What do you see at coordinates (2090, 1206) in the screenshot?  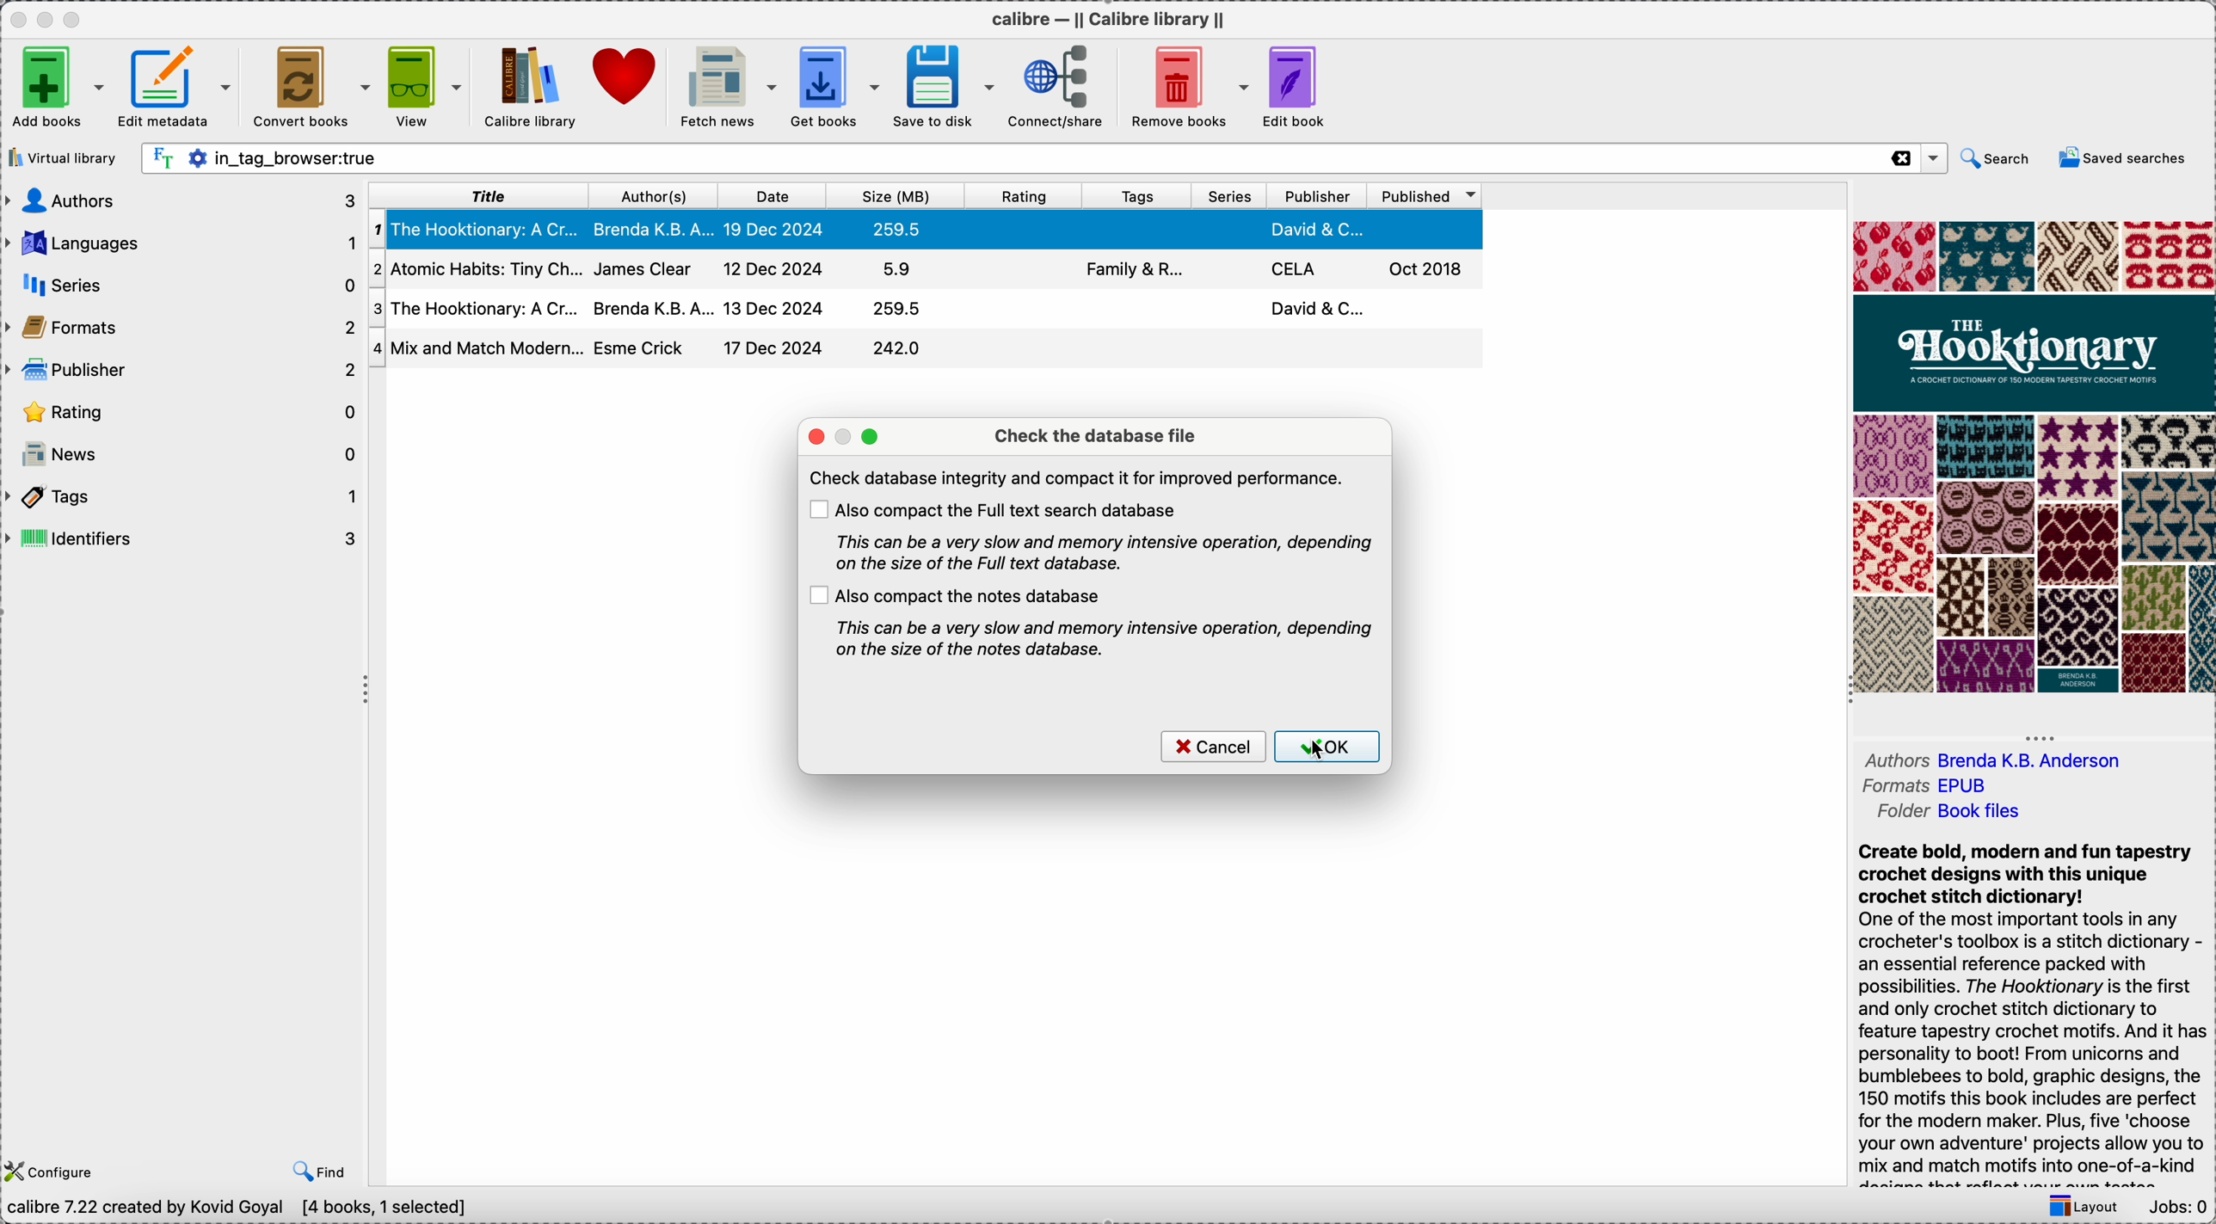 I see `layout` at bounding box center [2090, 1206].